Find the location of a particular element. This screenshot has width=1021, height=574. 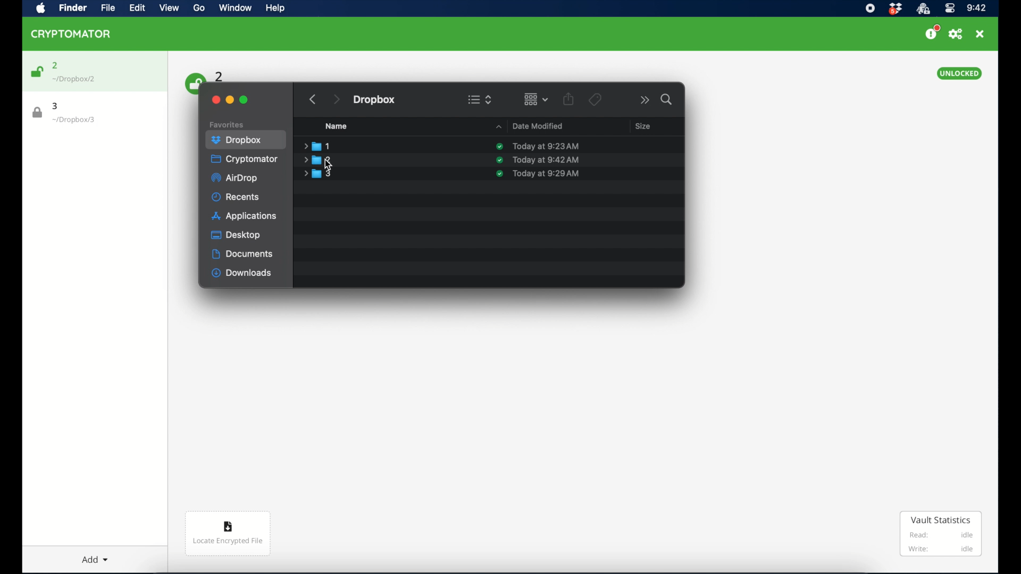

go is located at coordinates (198, 8).